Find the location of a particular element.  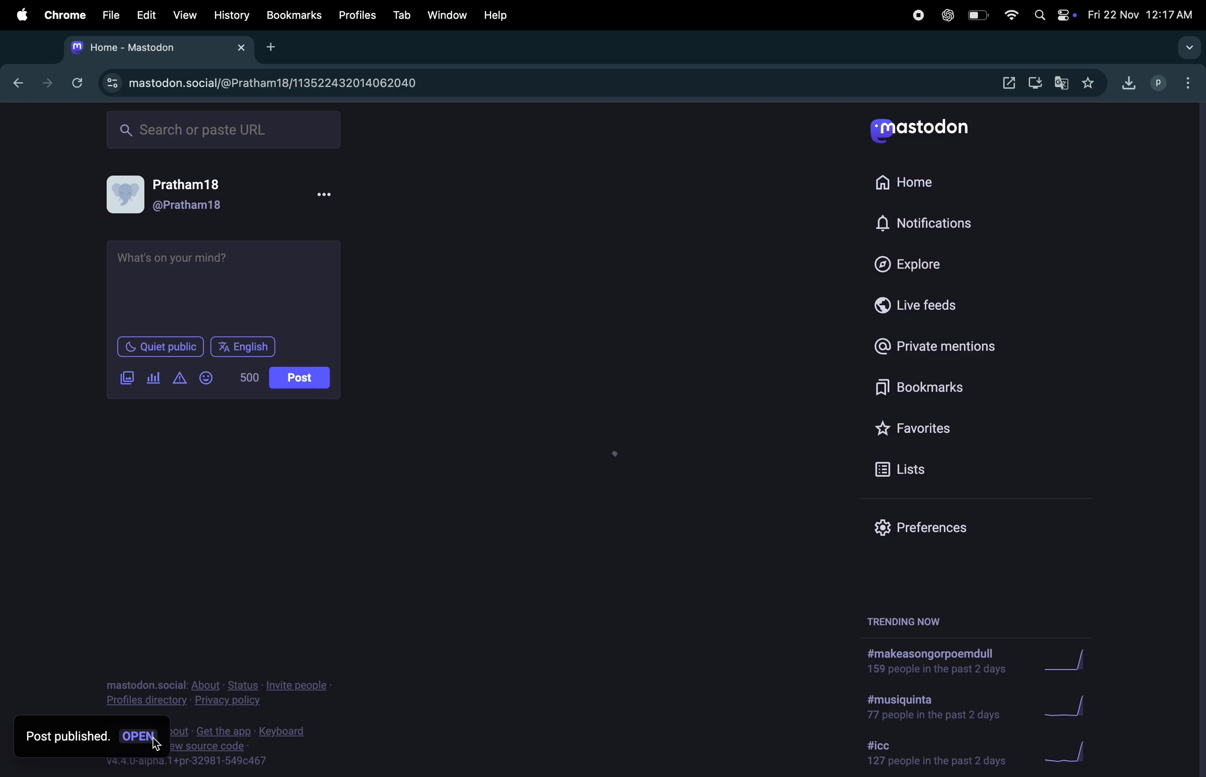

home is located at coordinates (902, 182).